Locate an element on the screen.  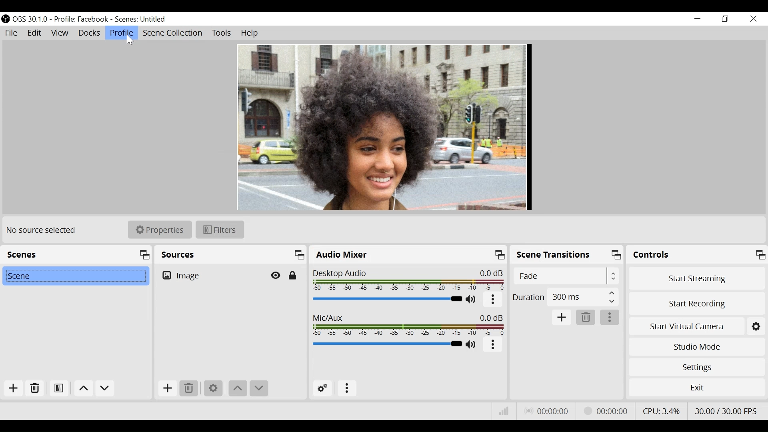
Bitrate is located at coordinates (504, 412).